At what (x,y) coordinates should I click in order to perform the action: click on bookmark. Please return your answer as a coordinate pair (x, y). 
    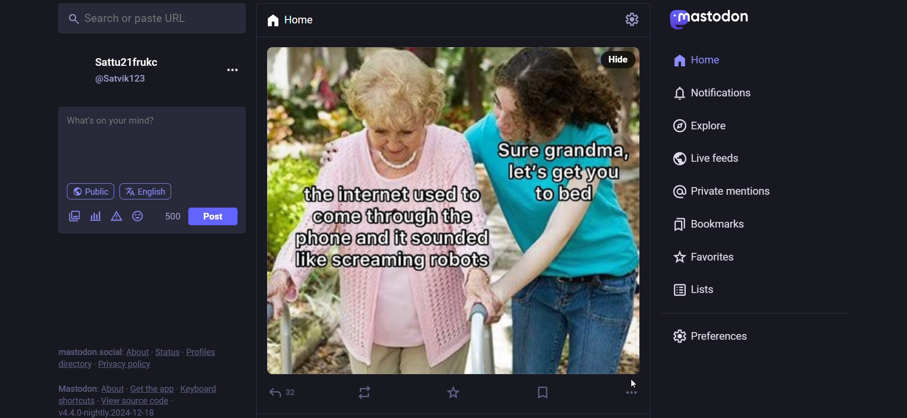
    Looking at the image, I should click on (697, 223).